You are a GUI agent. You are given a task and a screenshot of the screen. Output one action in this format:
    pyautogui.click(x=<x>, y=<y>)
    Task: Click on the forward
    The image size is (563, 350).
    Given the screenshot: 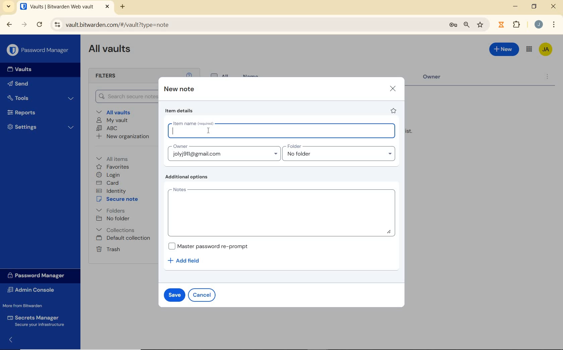 What is the action you would take?
    pyautogui.click(x=24, y=24)
    